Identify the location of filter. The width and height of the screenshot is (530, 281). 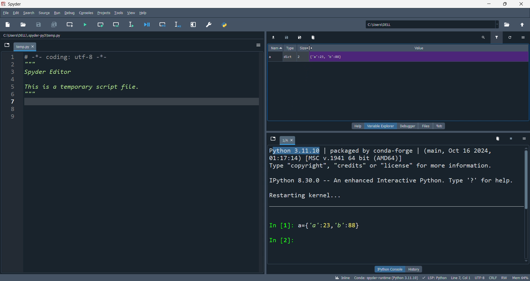
(496, 37).